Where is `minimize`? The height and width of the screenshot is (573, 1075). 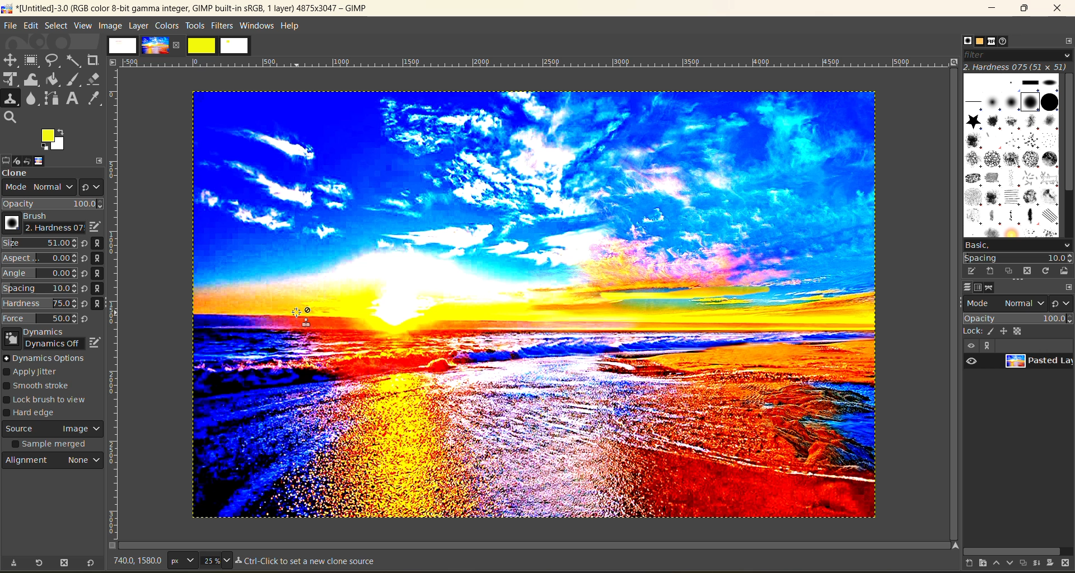 minimize is located at coordinates (994, 8).